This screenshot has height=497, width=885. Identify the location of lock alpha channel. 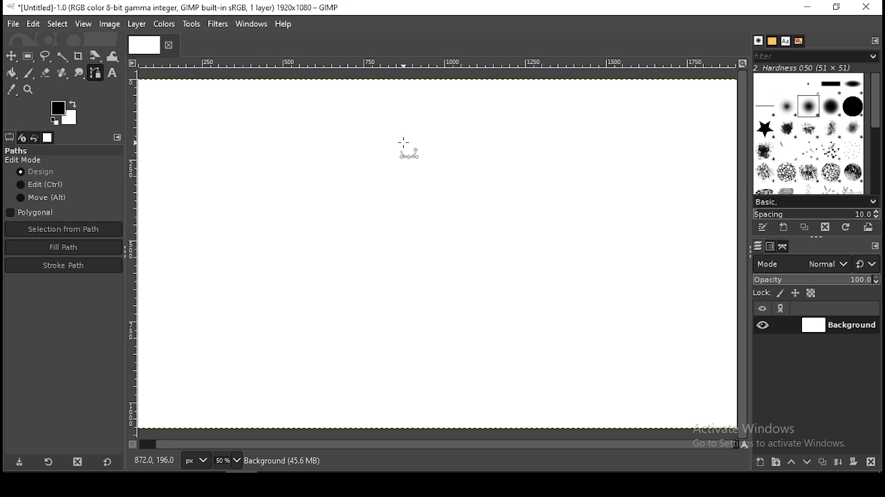
(812, 293).